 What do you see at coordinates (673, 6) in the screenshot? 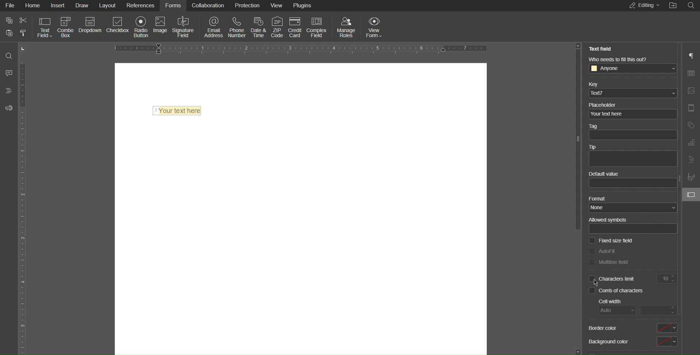
I see `Open File Location` at bounding box center [673, 6].